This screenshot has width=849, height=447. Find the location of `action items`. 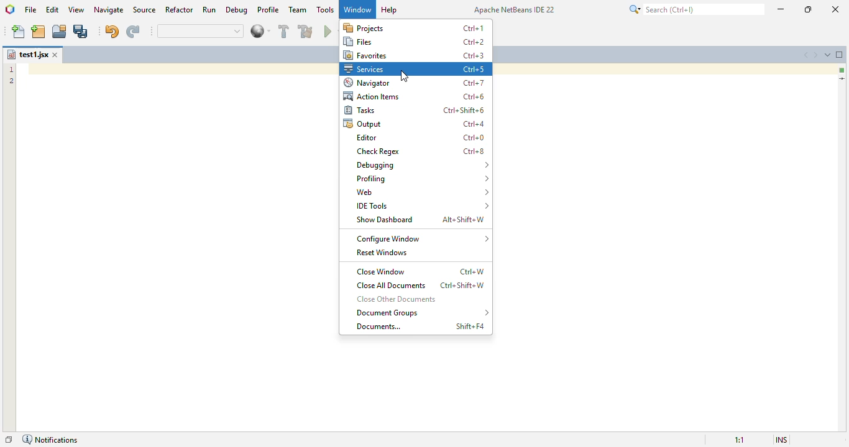

action items is located at coordinates (372, 96).